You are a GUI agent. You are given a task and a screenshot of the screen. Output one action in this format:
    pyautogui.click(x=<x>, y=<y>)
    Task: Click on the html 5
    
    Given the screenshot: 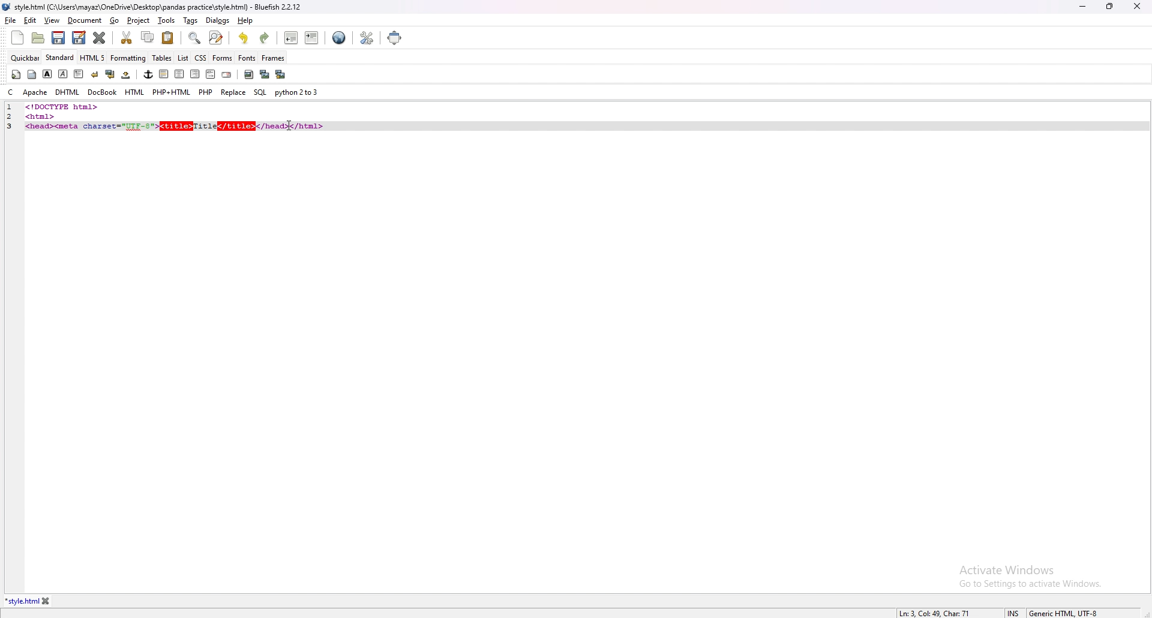 What is the action you would take?
    pyautogui.click(x=94, y=58)
    